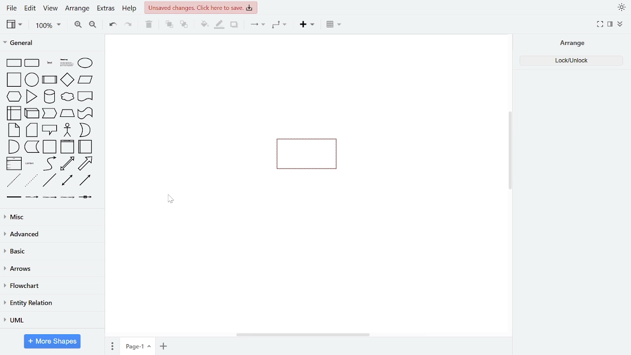 This screenshot has height=355, width=631. Describe the element at coordinates (51, 286) in the screenshot. I see `flowchart` at that location.